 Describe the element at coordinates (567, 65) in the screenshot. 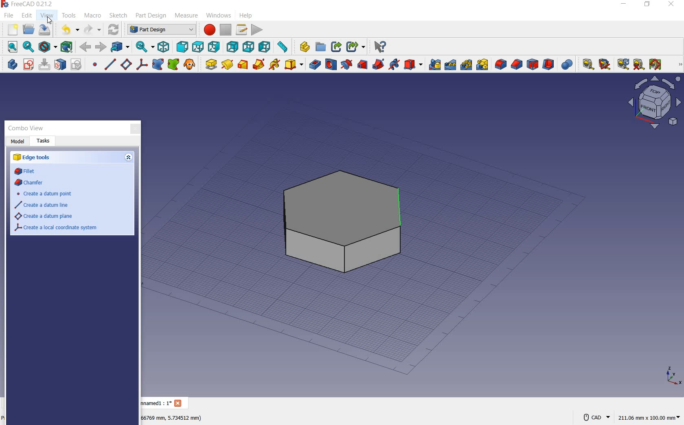

I see `Boolean Operation` at that location.